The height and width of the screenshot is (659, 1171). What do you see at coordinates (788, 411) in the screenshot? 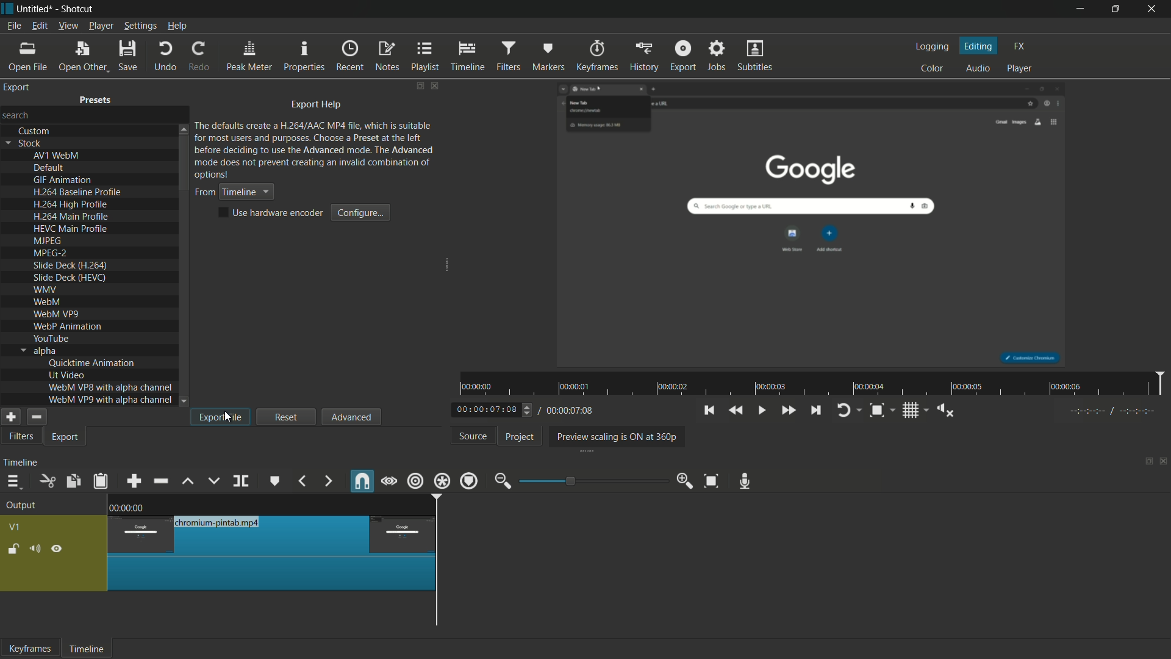
I see `quickly play forward` at bounding box center [788, 411].